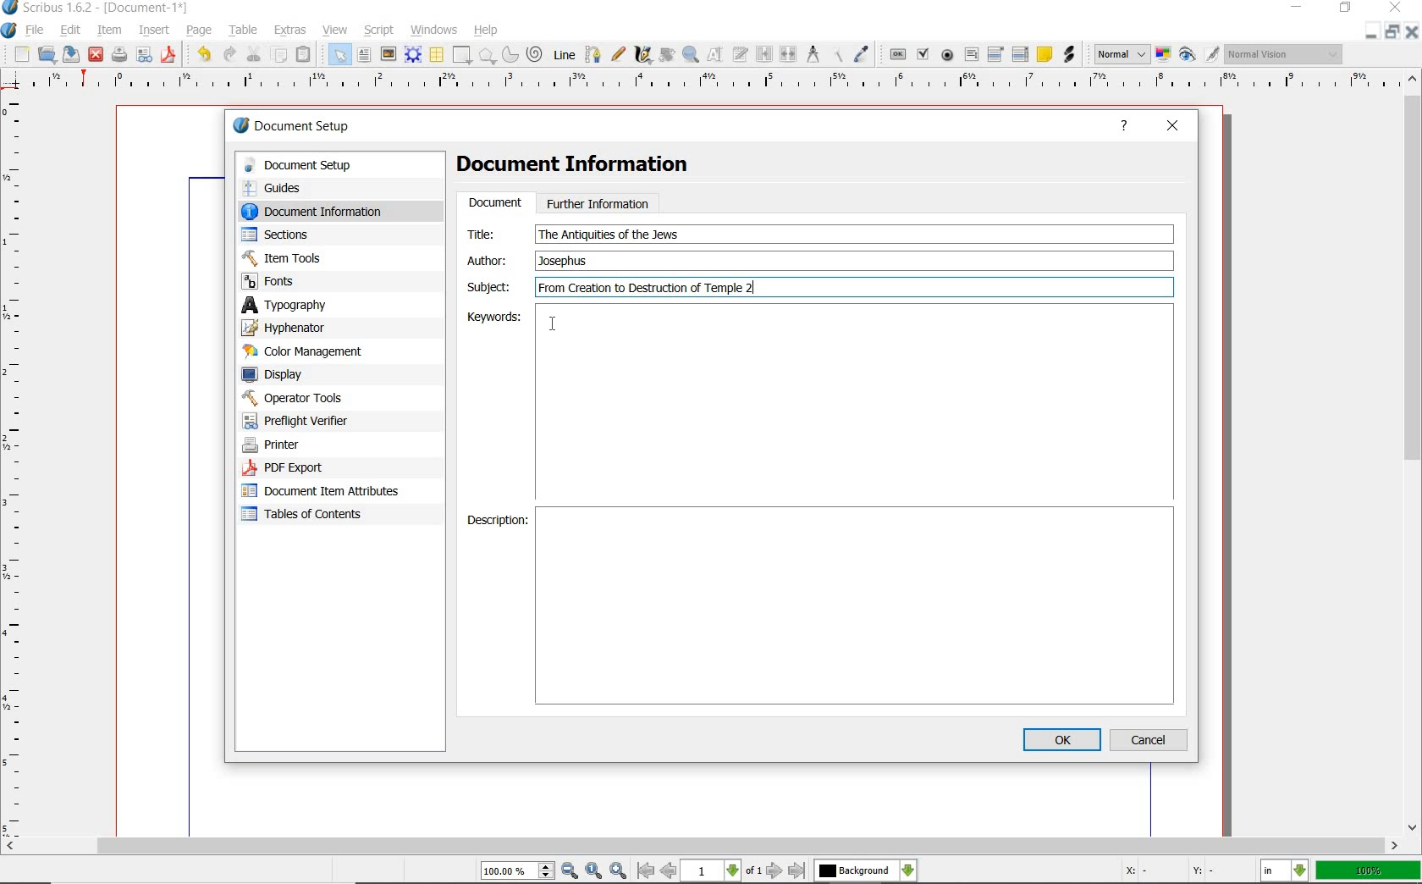  Describe the element at coordinates (47, 54) in the screenshot. I see `open` at that location.